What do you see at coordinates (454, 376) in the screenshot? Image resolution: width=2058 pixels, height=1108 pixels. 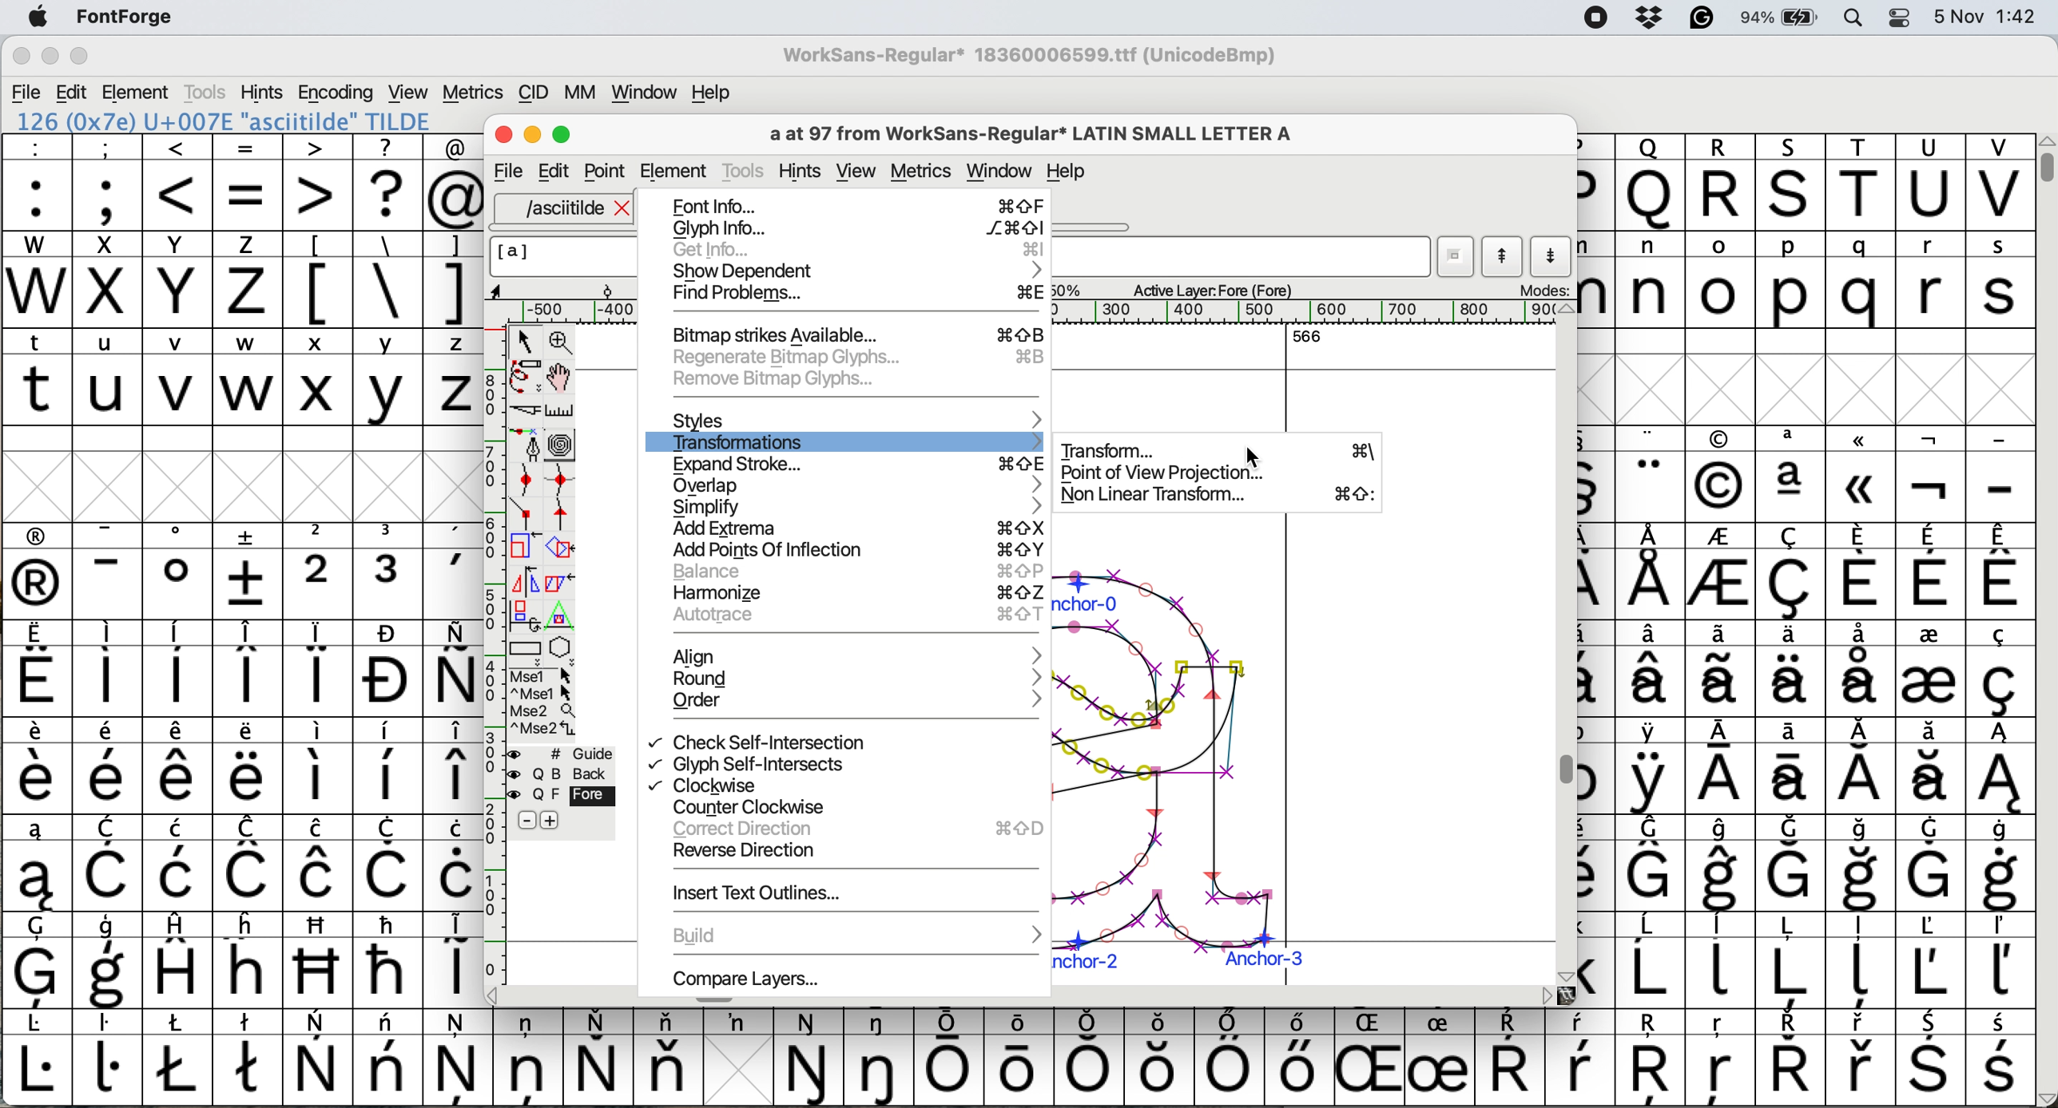 I see `z` at bounding box center [454, 376].